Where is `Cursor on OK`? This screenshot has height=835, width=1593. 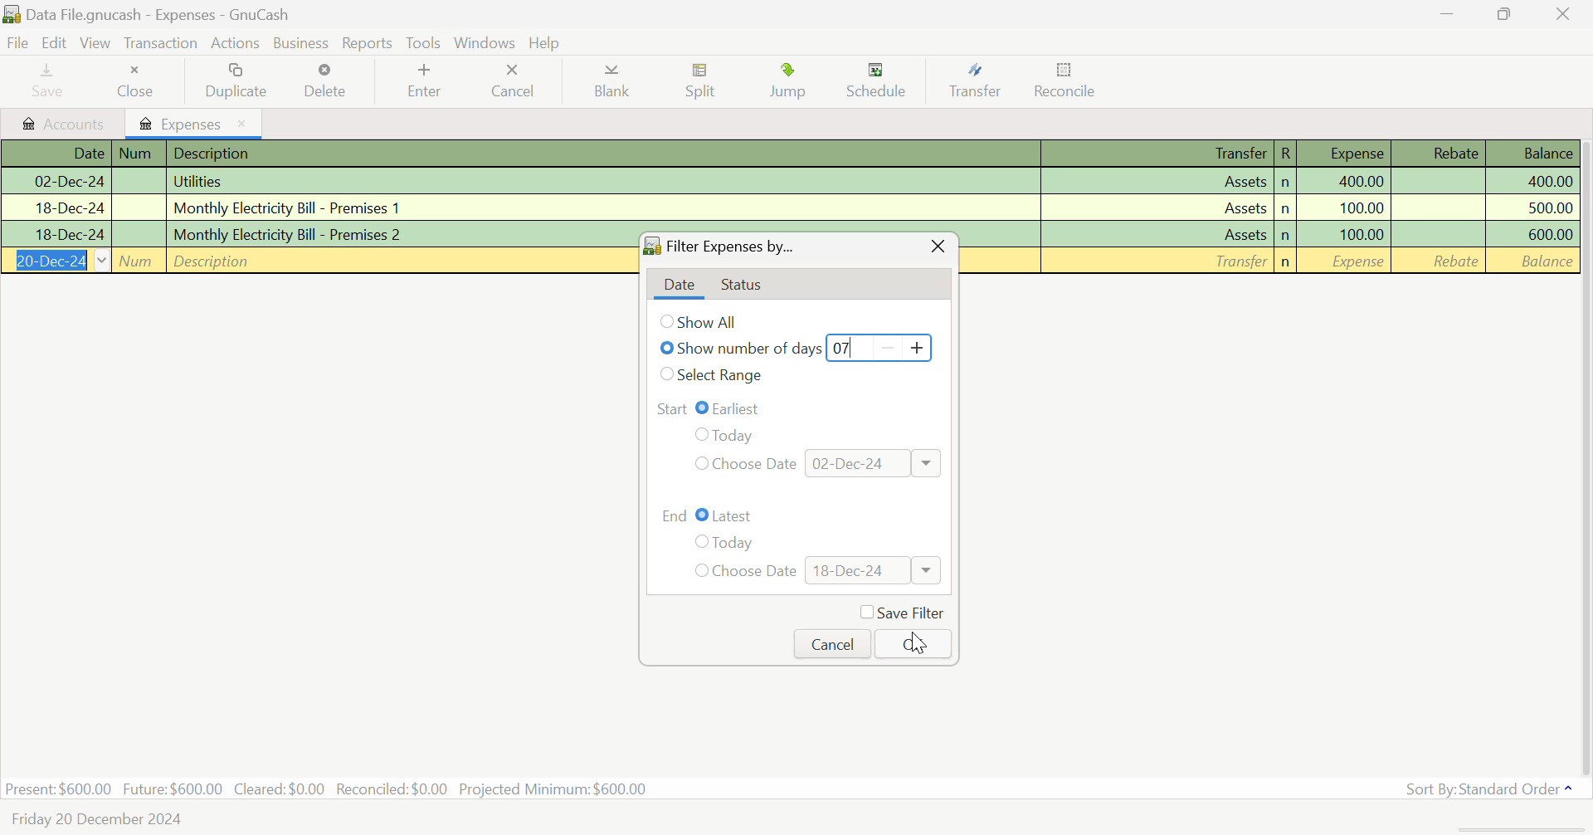 Cursor on OK is located at coordinates (920, 642).